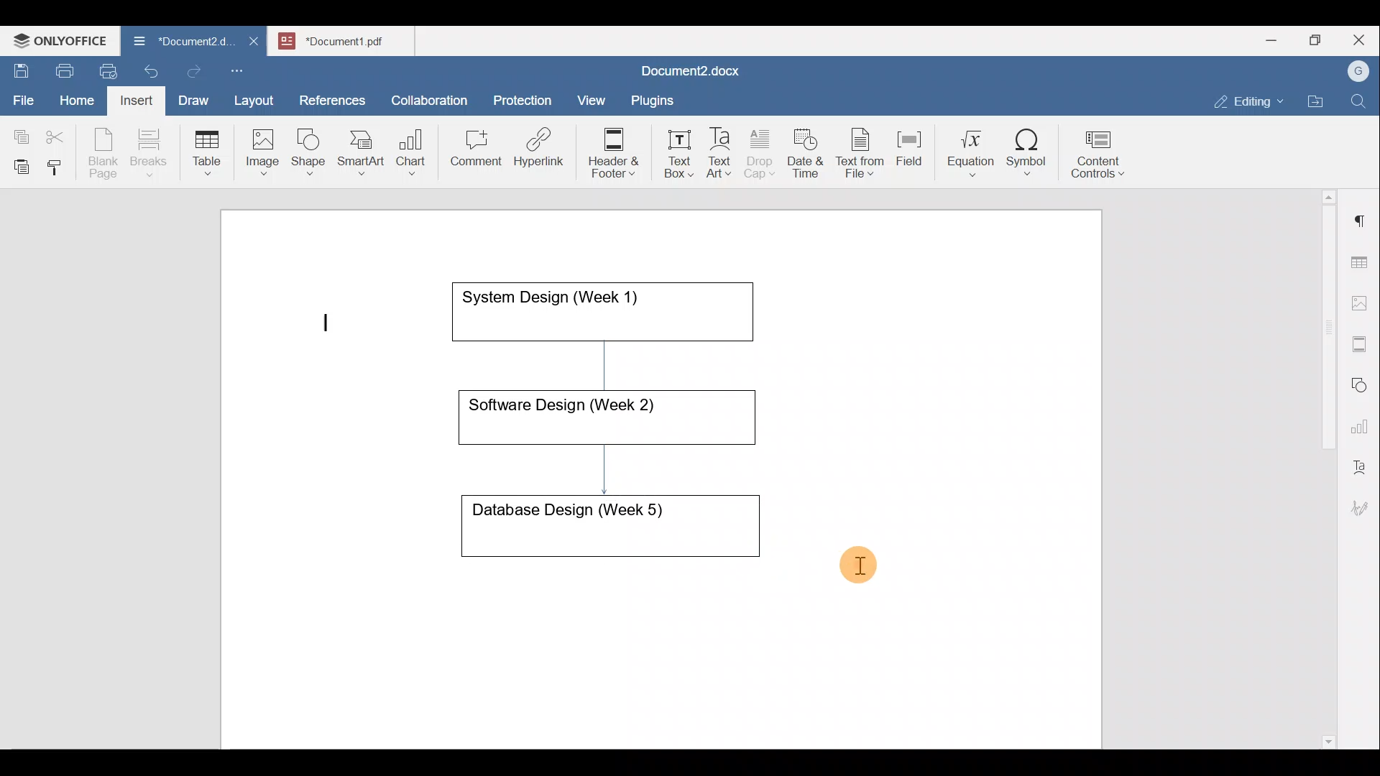 The width and height of the screenshot is (1380, 776). I want to click on Insert, so click(132, 98).